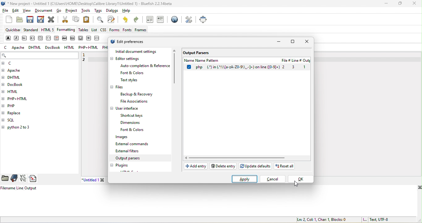 This screenshot has height=223, width=422. What do you see at coordinates (67, 30) in the screenshot?
I see `formatting` at bounding box center [67, 30].